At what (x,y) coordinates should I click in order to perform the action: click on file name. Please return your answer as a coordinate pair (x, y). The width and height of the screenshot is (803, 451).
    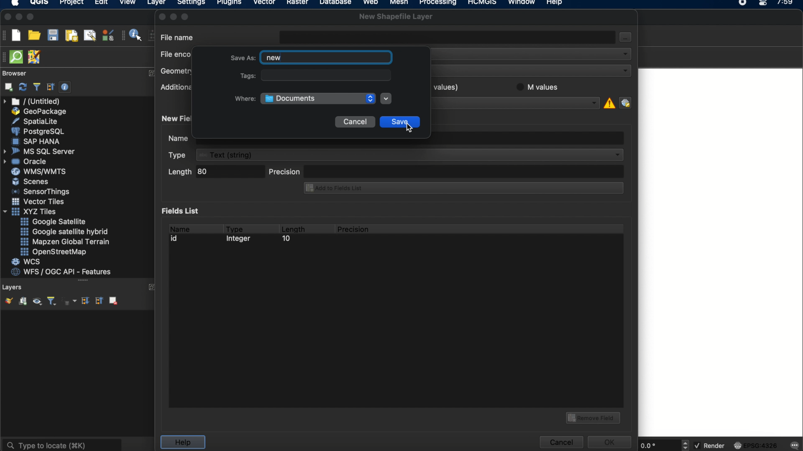
    Looking at the image, I should click on (178, 37).